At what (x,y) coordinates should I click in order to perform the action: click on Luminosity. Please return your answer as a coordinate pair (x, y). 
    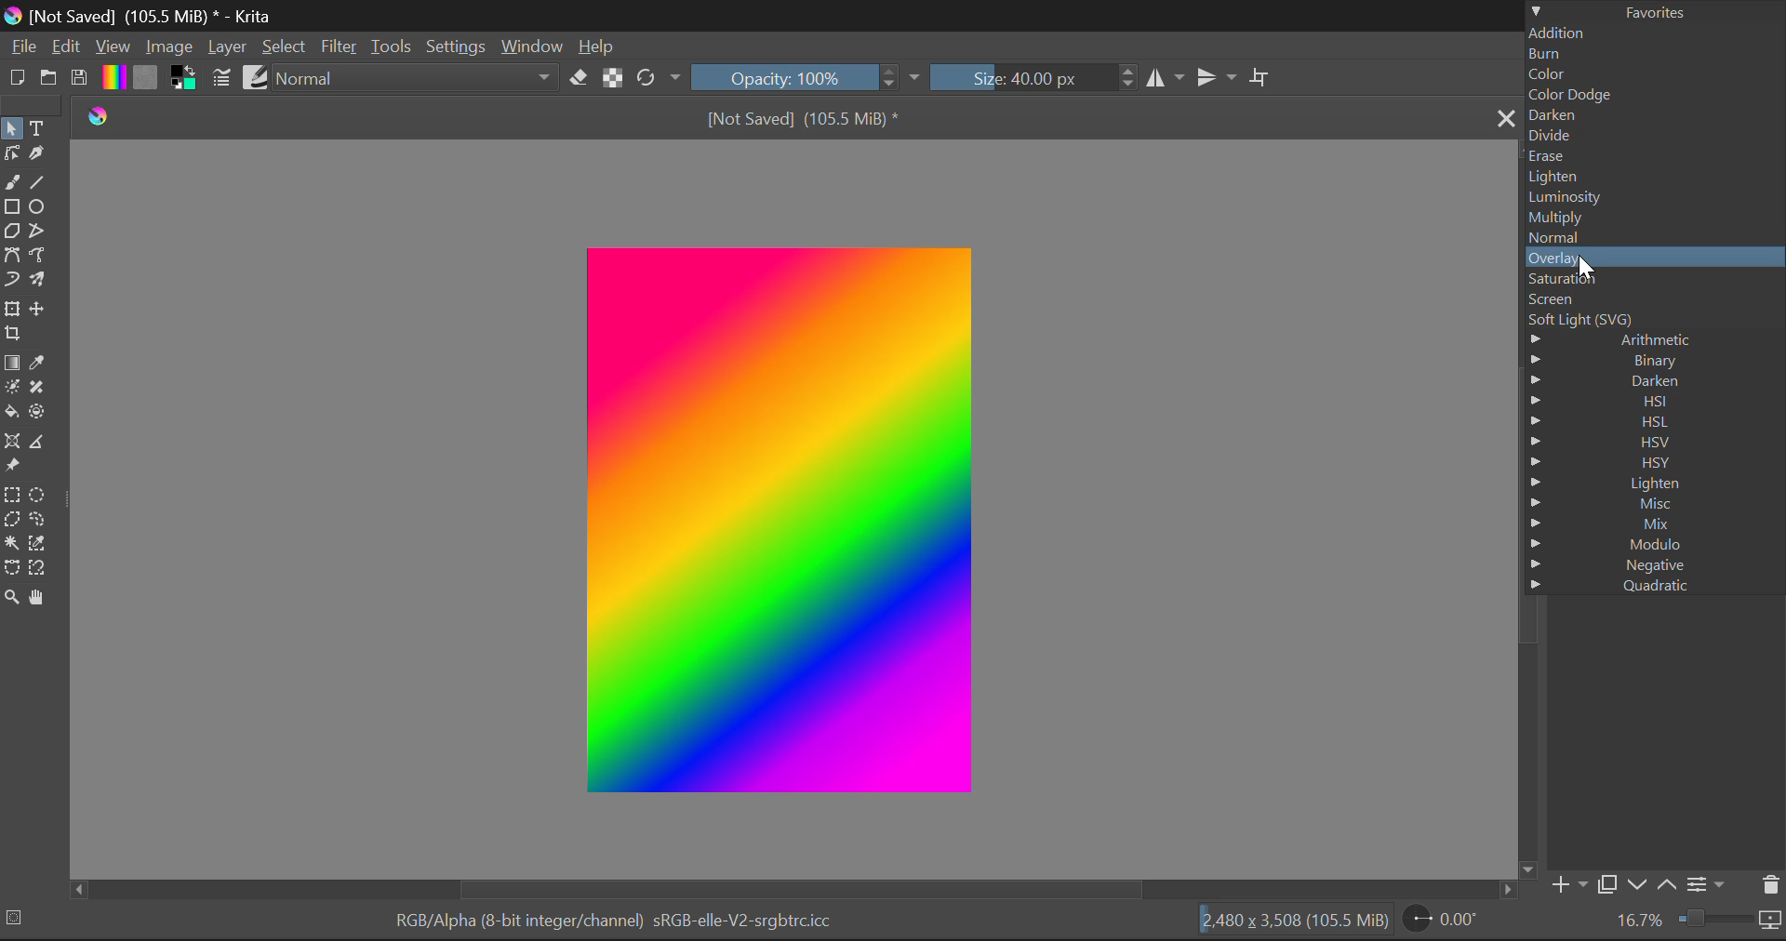
    Looking at the image, I should click on (1653, 197).